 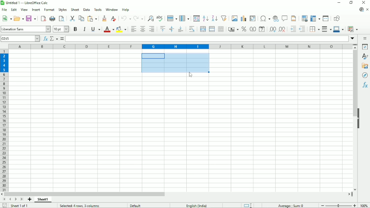 What do you see at coordinates (282, 30) in the screenshot?
I see `Delete decimal place` at bounding box center [282, 30].